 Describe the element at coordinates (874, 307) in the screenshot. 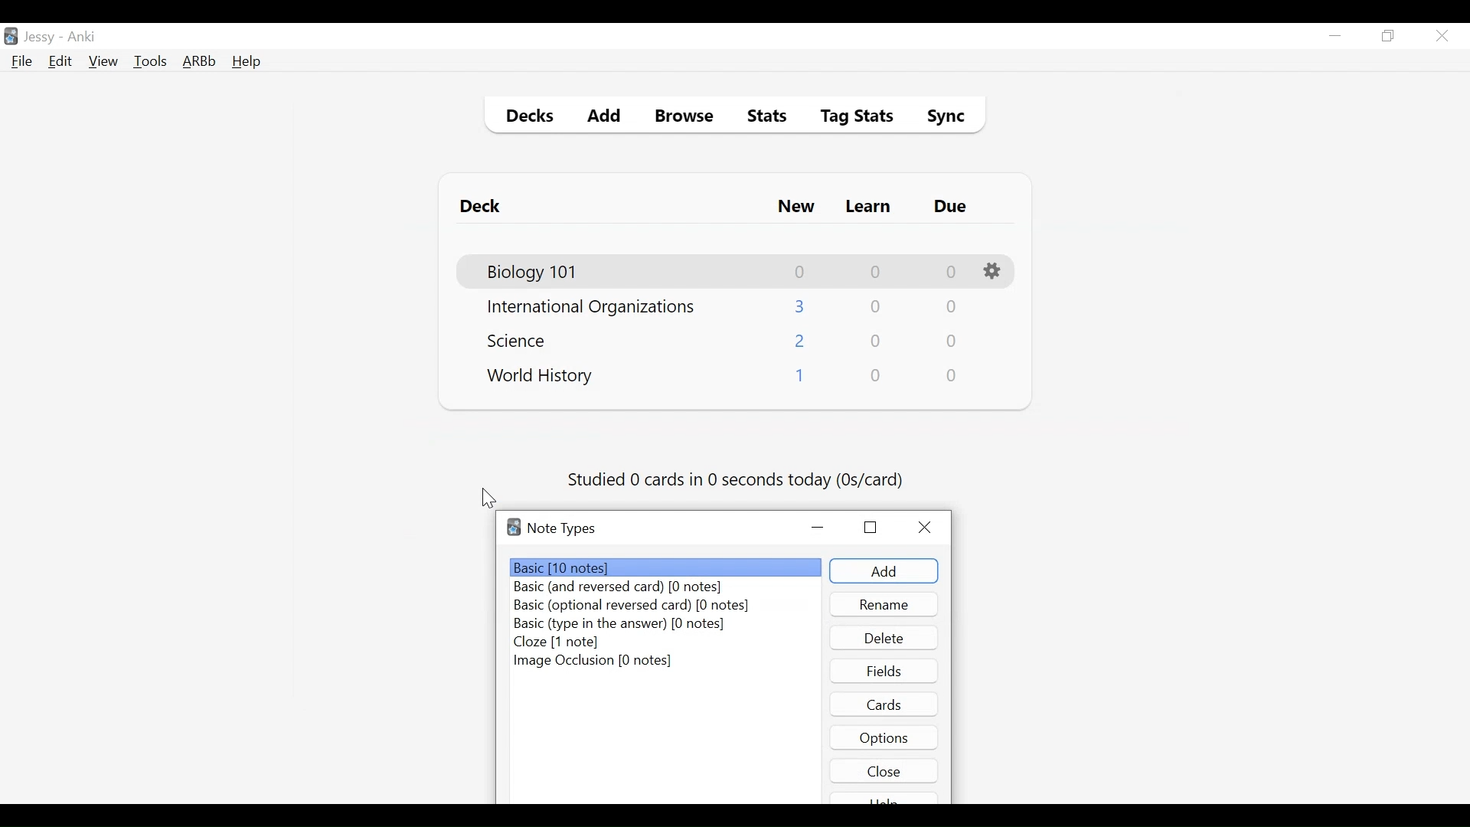

I see `Learn Card Count` at that location.